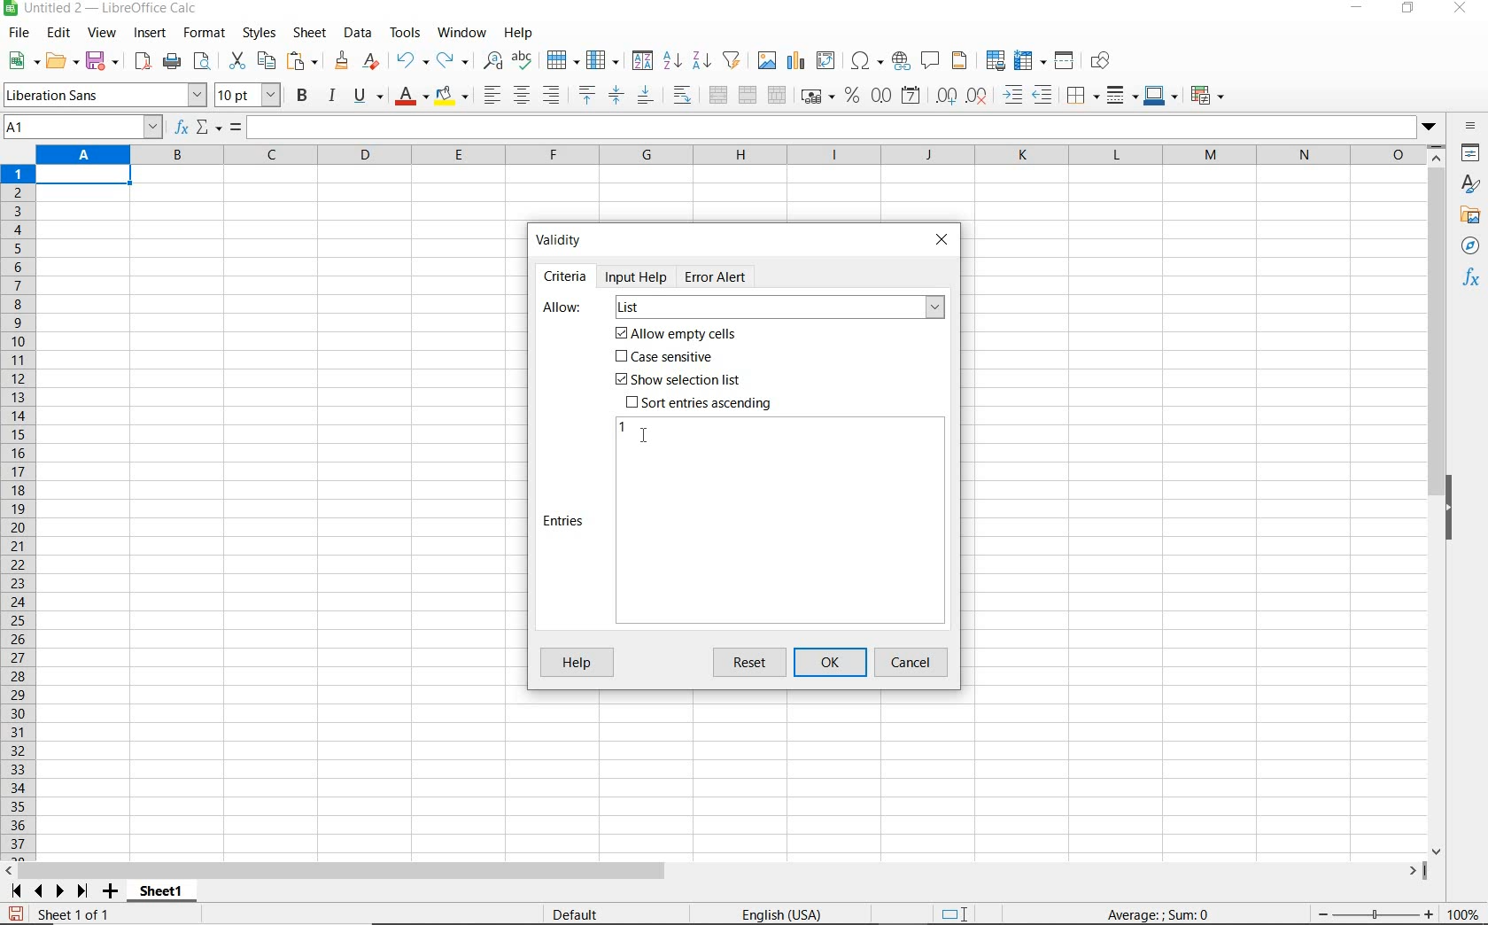  What do you see at coordinates (642, 62) in the screenshot?
I see `sort` at bounding box center [642, 62].